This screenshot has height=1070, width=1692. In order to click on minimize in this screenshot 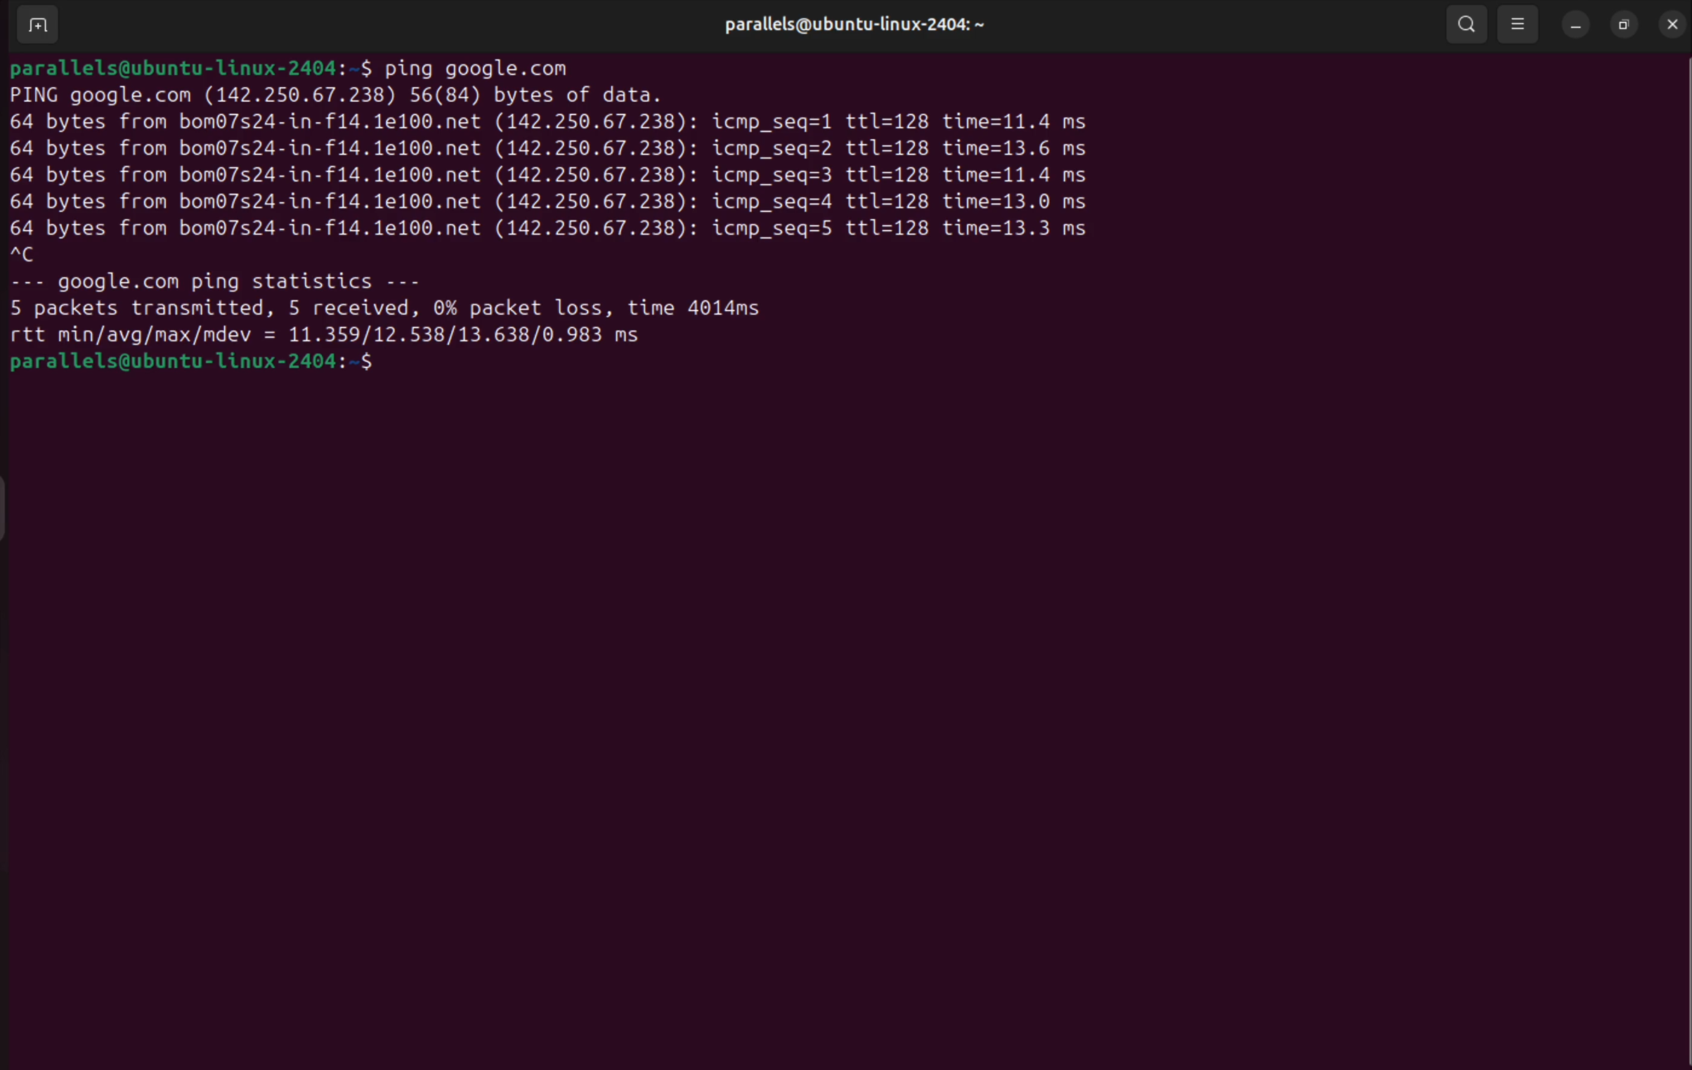, I will do `click(1575, 26)`.